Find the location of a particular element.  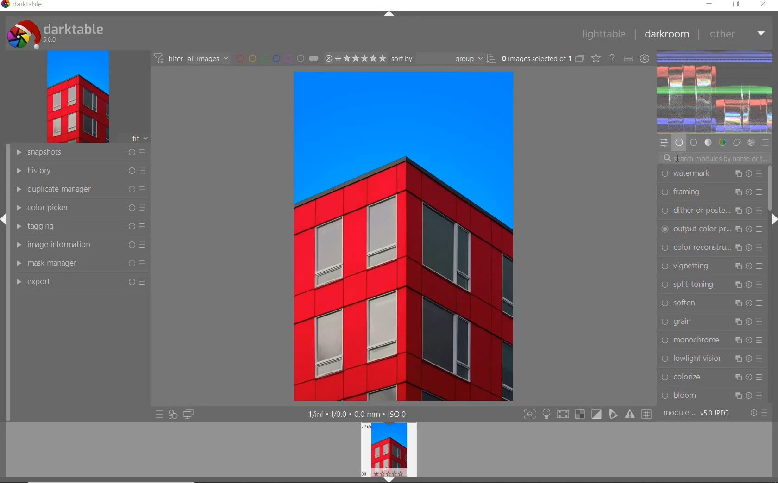

output color preset is located at coordinates (712, 229).